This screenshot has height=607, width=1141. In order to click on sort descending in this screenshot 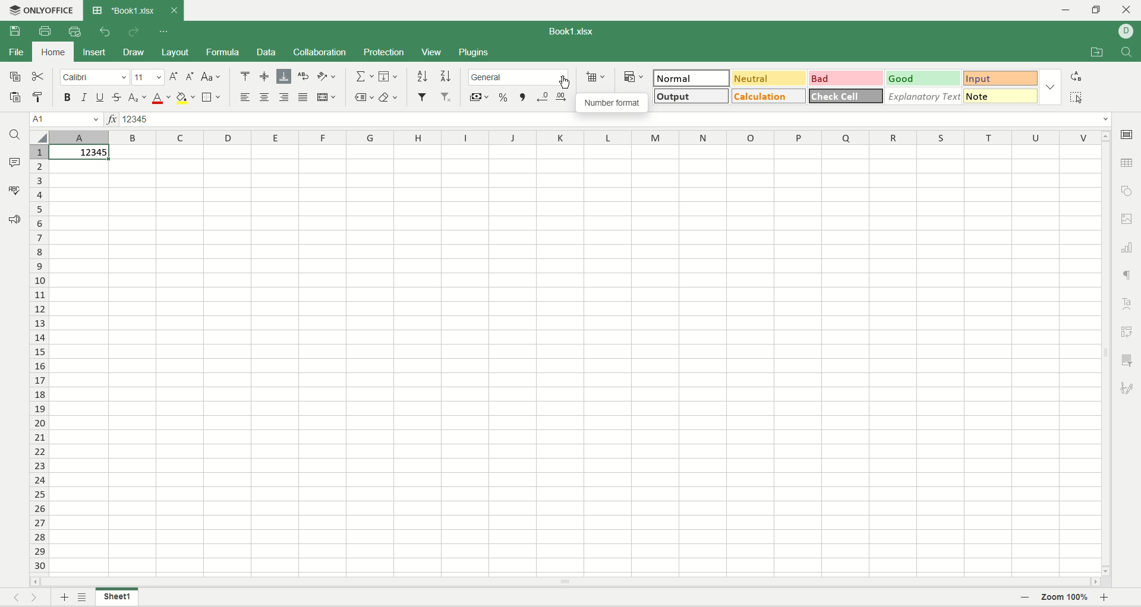, I will do `click(446, 77)`.